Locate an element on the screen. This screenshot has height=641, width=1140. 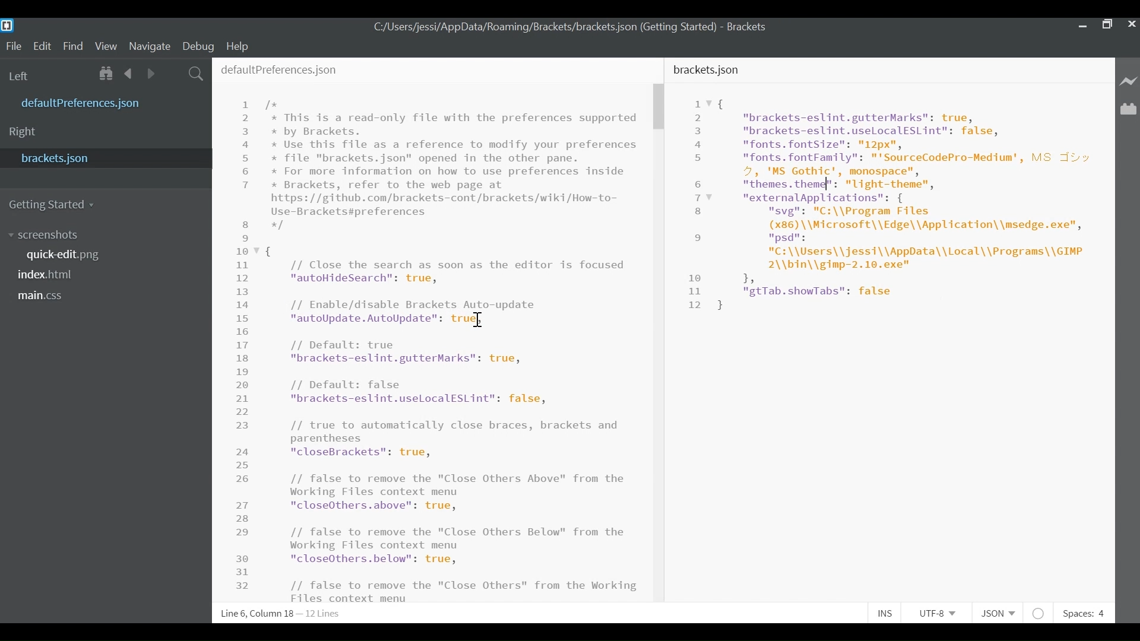
Live Preview is located at coordinates (1127, 80).